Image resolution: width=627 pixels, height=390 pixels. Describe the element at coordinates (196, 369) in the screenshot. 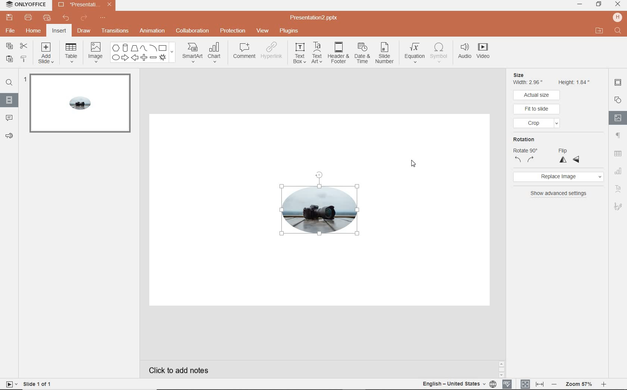

I see `click to add notes` at that location.